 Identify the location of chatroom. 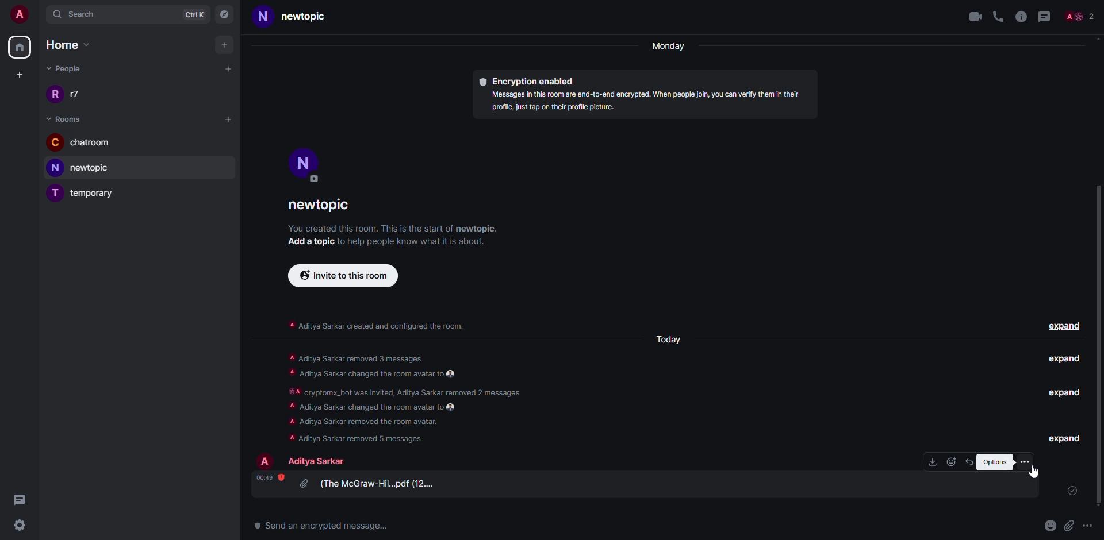
(85, 143).